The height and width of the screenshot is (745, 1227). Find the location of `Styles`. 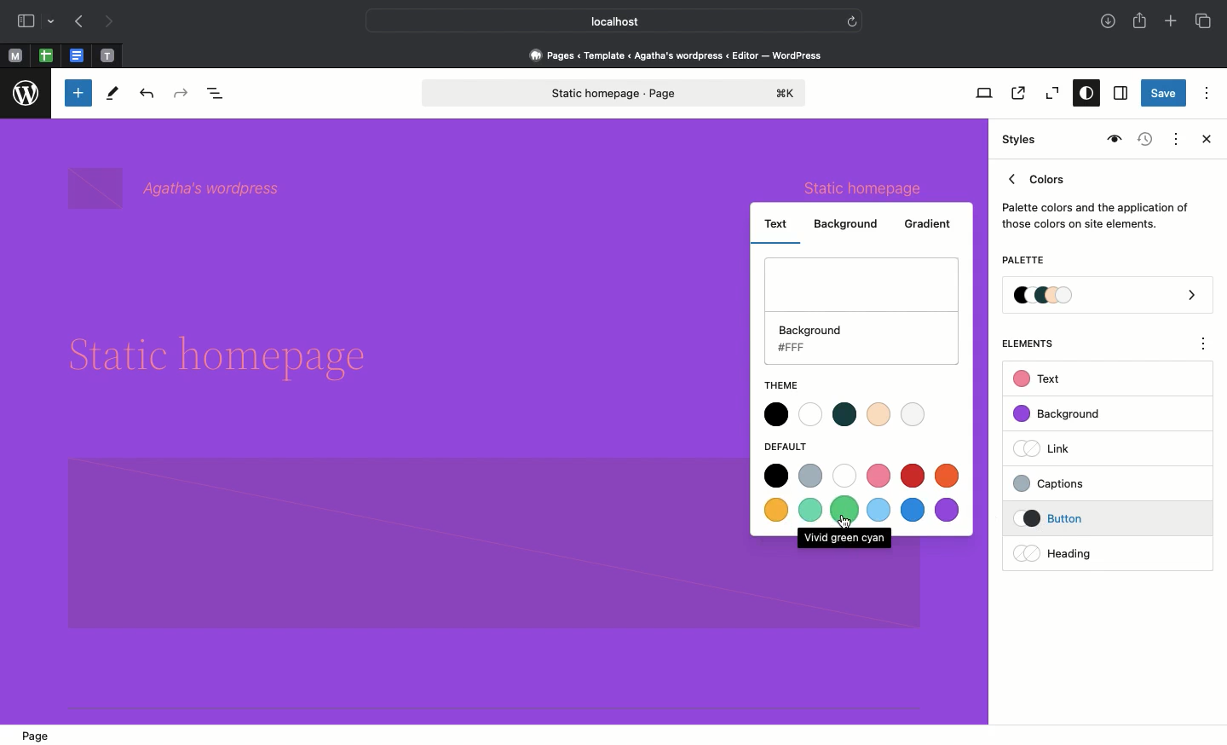

Styles is located at coordinates (1021, 140).